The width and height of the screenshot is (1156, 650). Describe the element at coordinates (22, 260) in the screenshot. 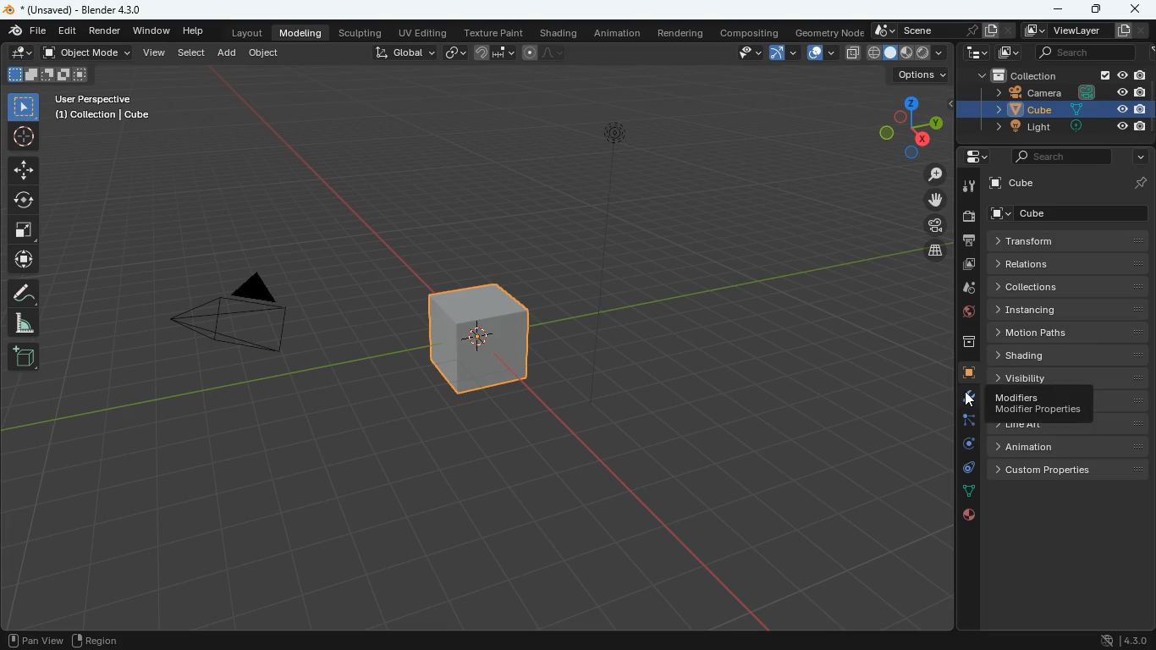

I see `move` at that location.